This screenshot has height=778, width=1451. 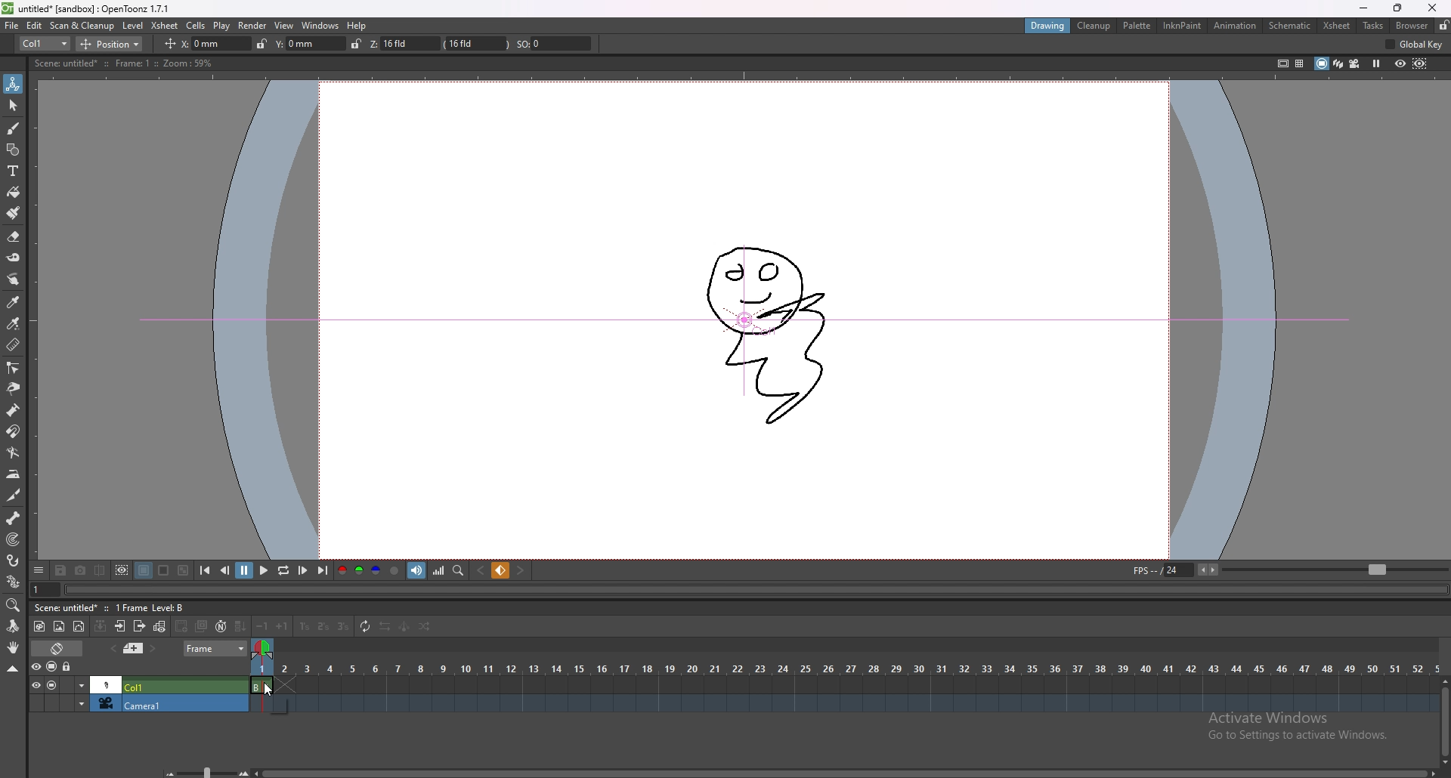 I want to click on new vector level, so click(x=79, y=626).